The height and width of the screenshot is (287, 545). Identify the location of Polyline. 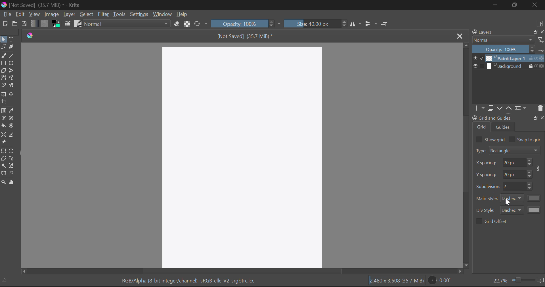
(13, 71).